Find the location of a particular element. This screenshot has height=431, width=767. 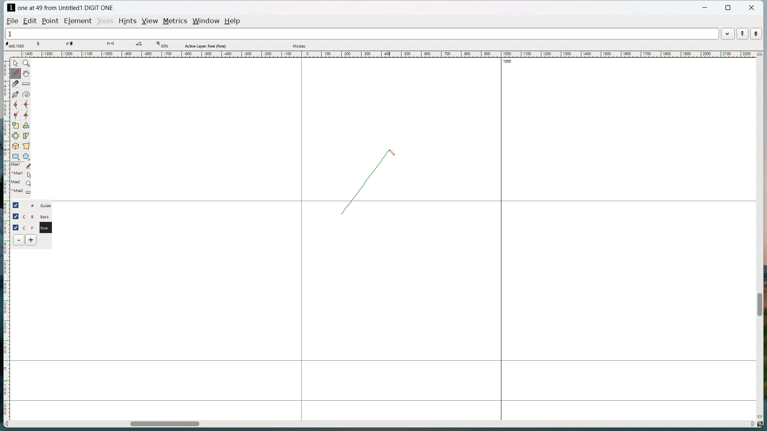

minimize is located at coordinates (706, 8).